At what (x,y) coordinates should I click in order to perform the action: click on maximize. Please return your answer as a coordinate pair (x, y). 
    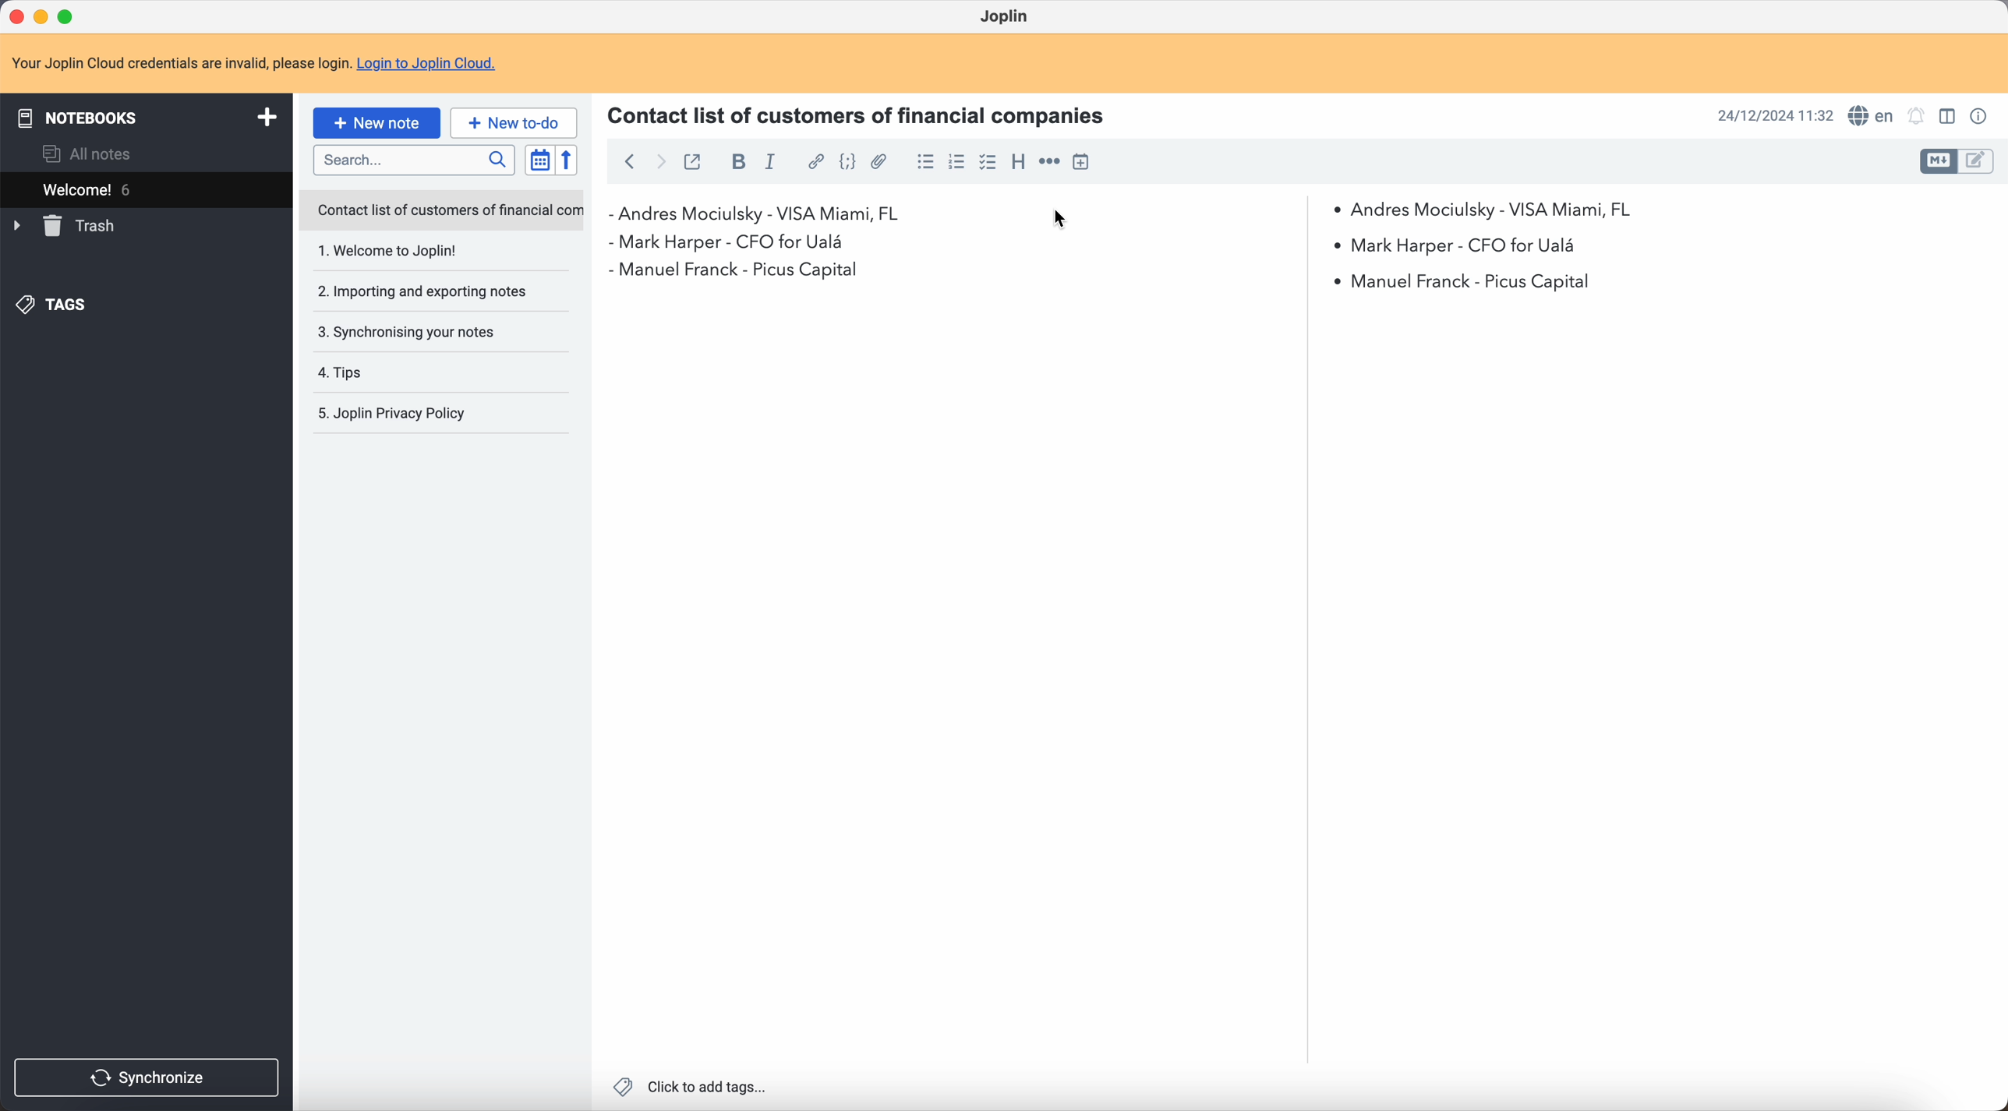
    Looking at the image, I should click on (70, 14).